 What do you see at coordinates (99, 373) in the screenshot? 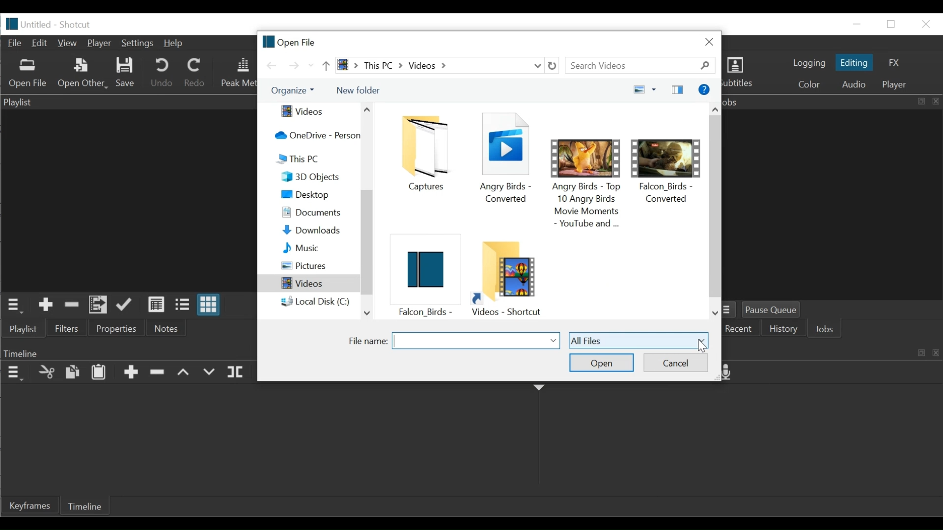
I see `Paste` at bounding box center [99, 373].